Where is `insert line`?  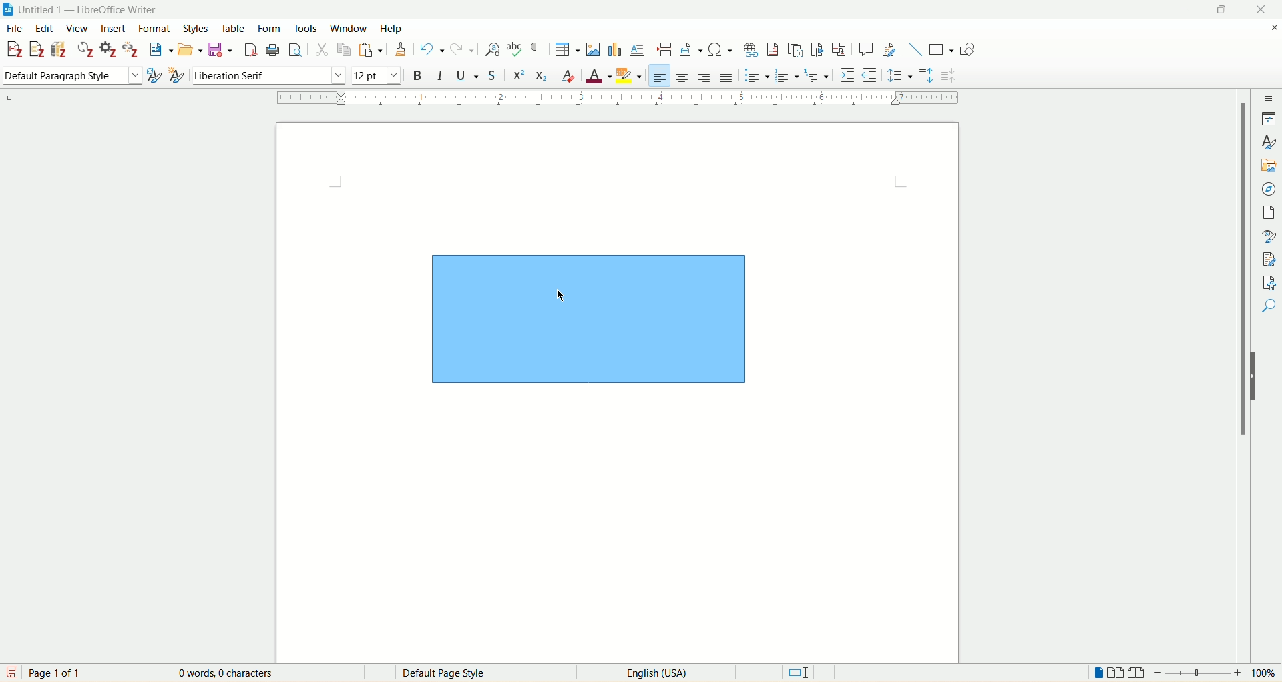 insert line is located at coordinates (914, 49).